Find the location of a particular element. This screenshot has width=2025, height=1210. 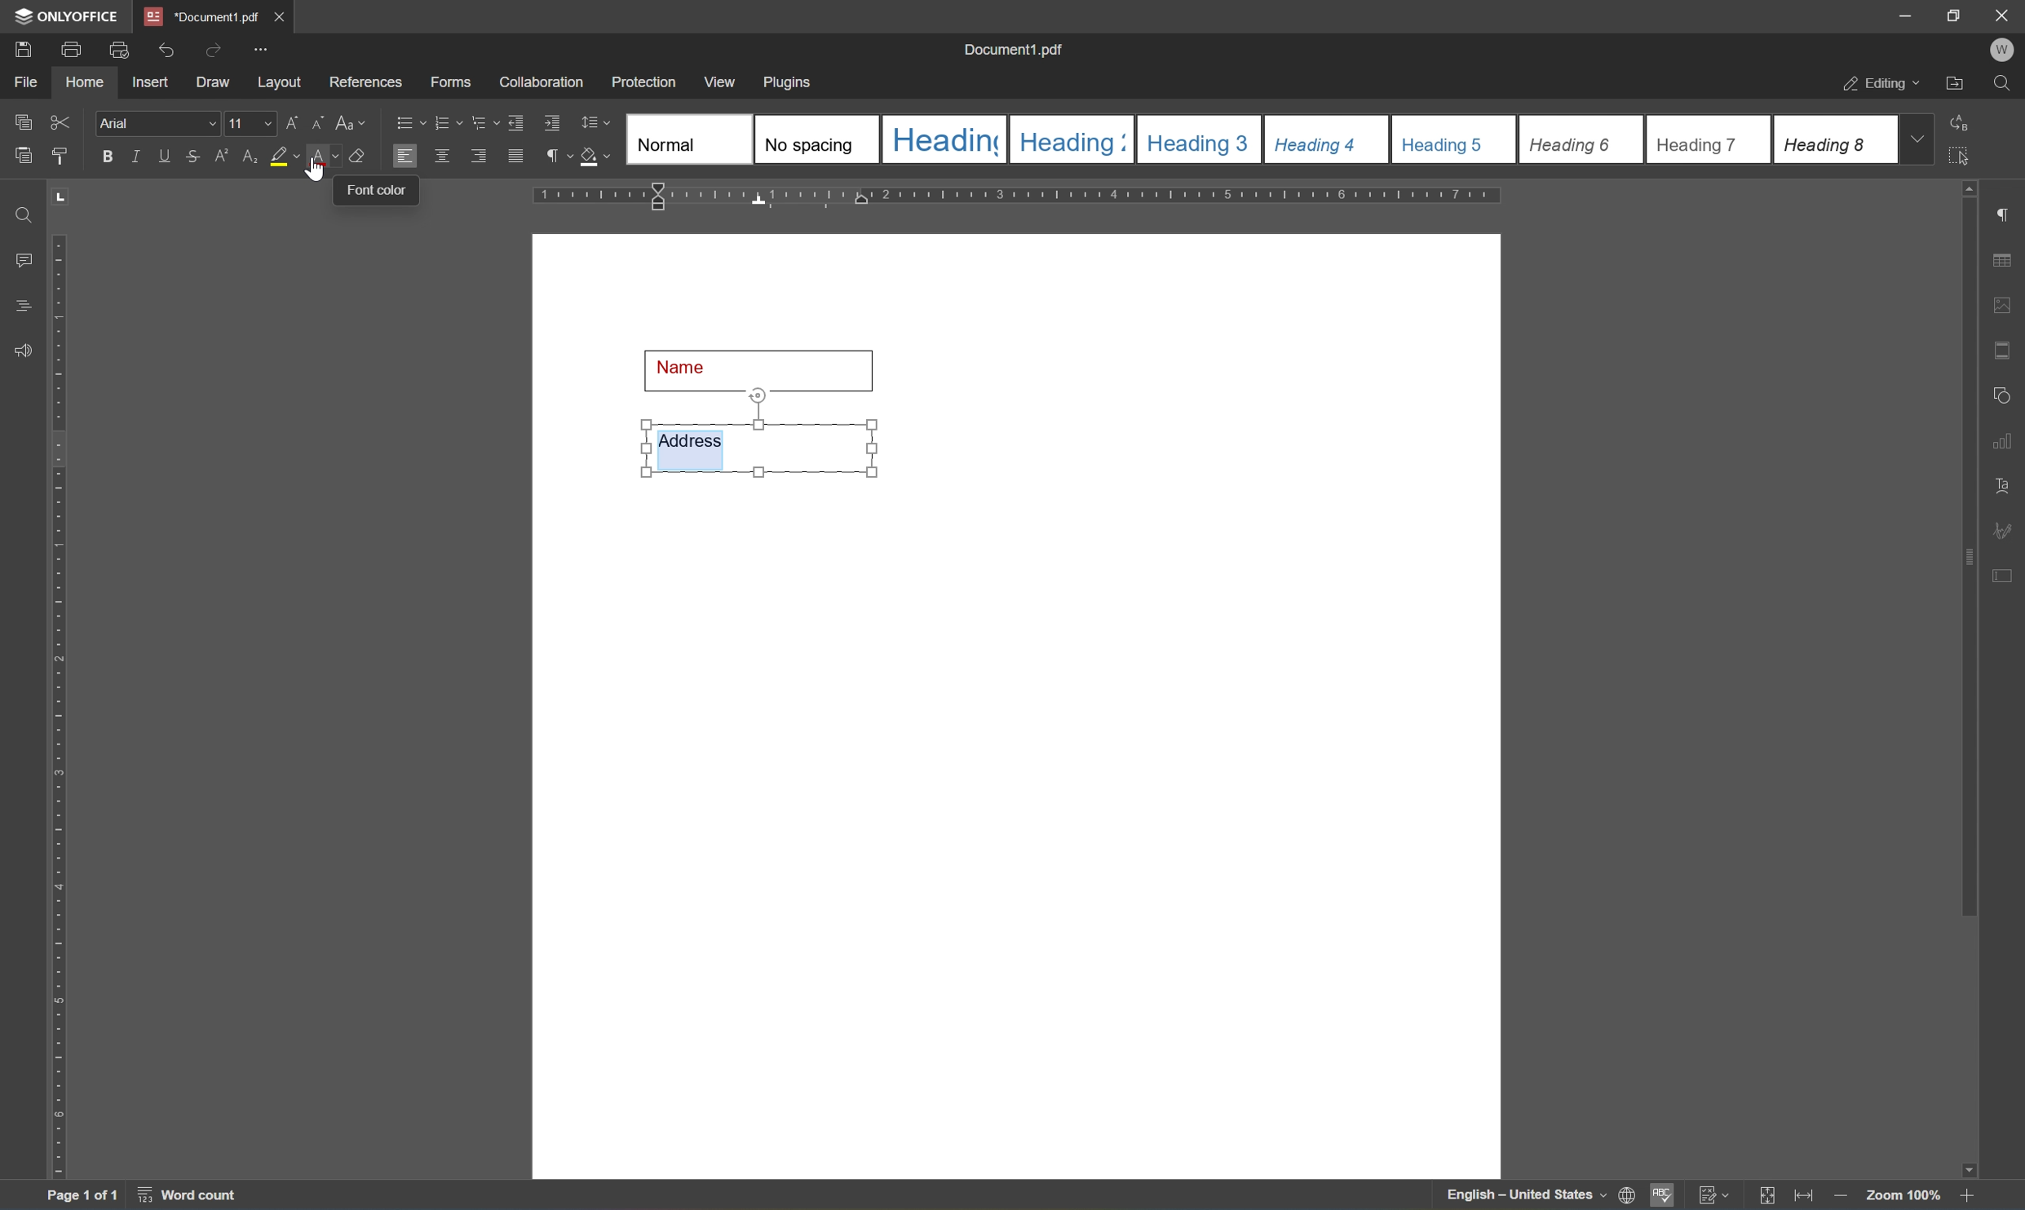

bullets is located at coordinates (406, 121).